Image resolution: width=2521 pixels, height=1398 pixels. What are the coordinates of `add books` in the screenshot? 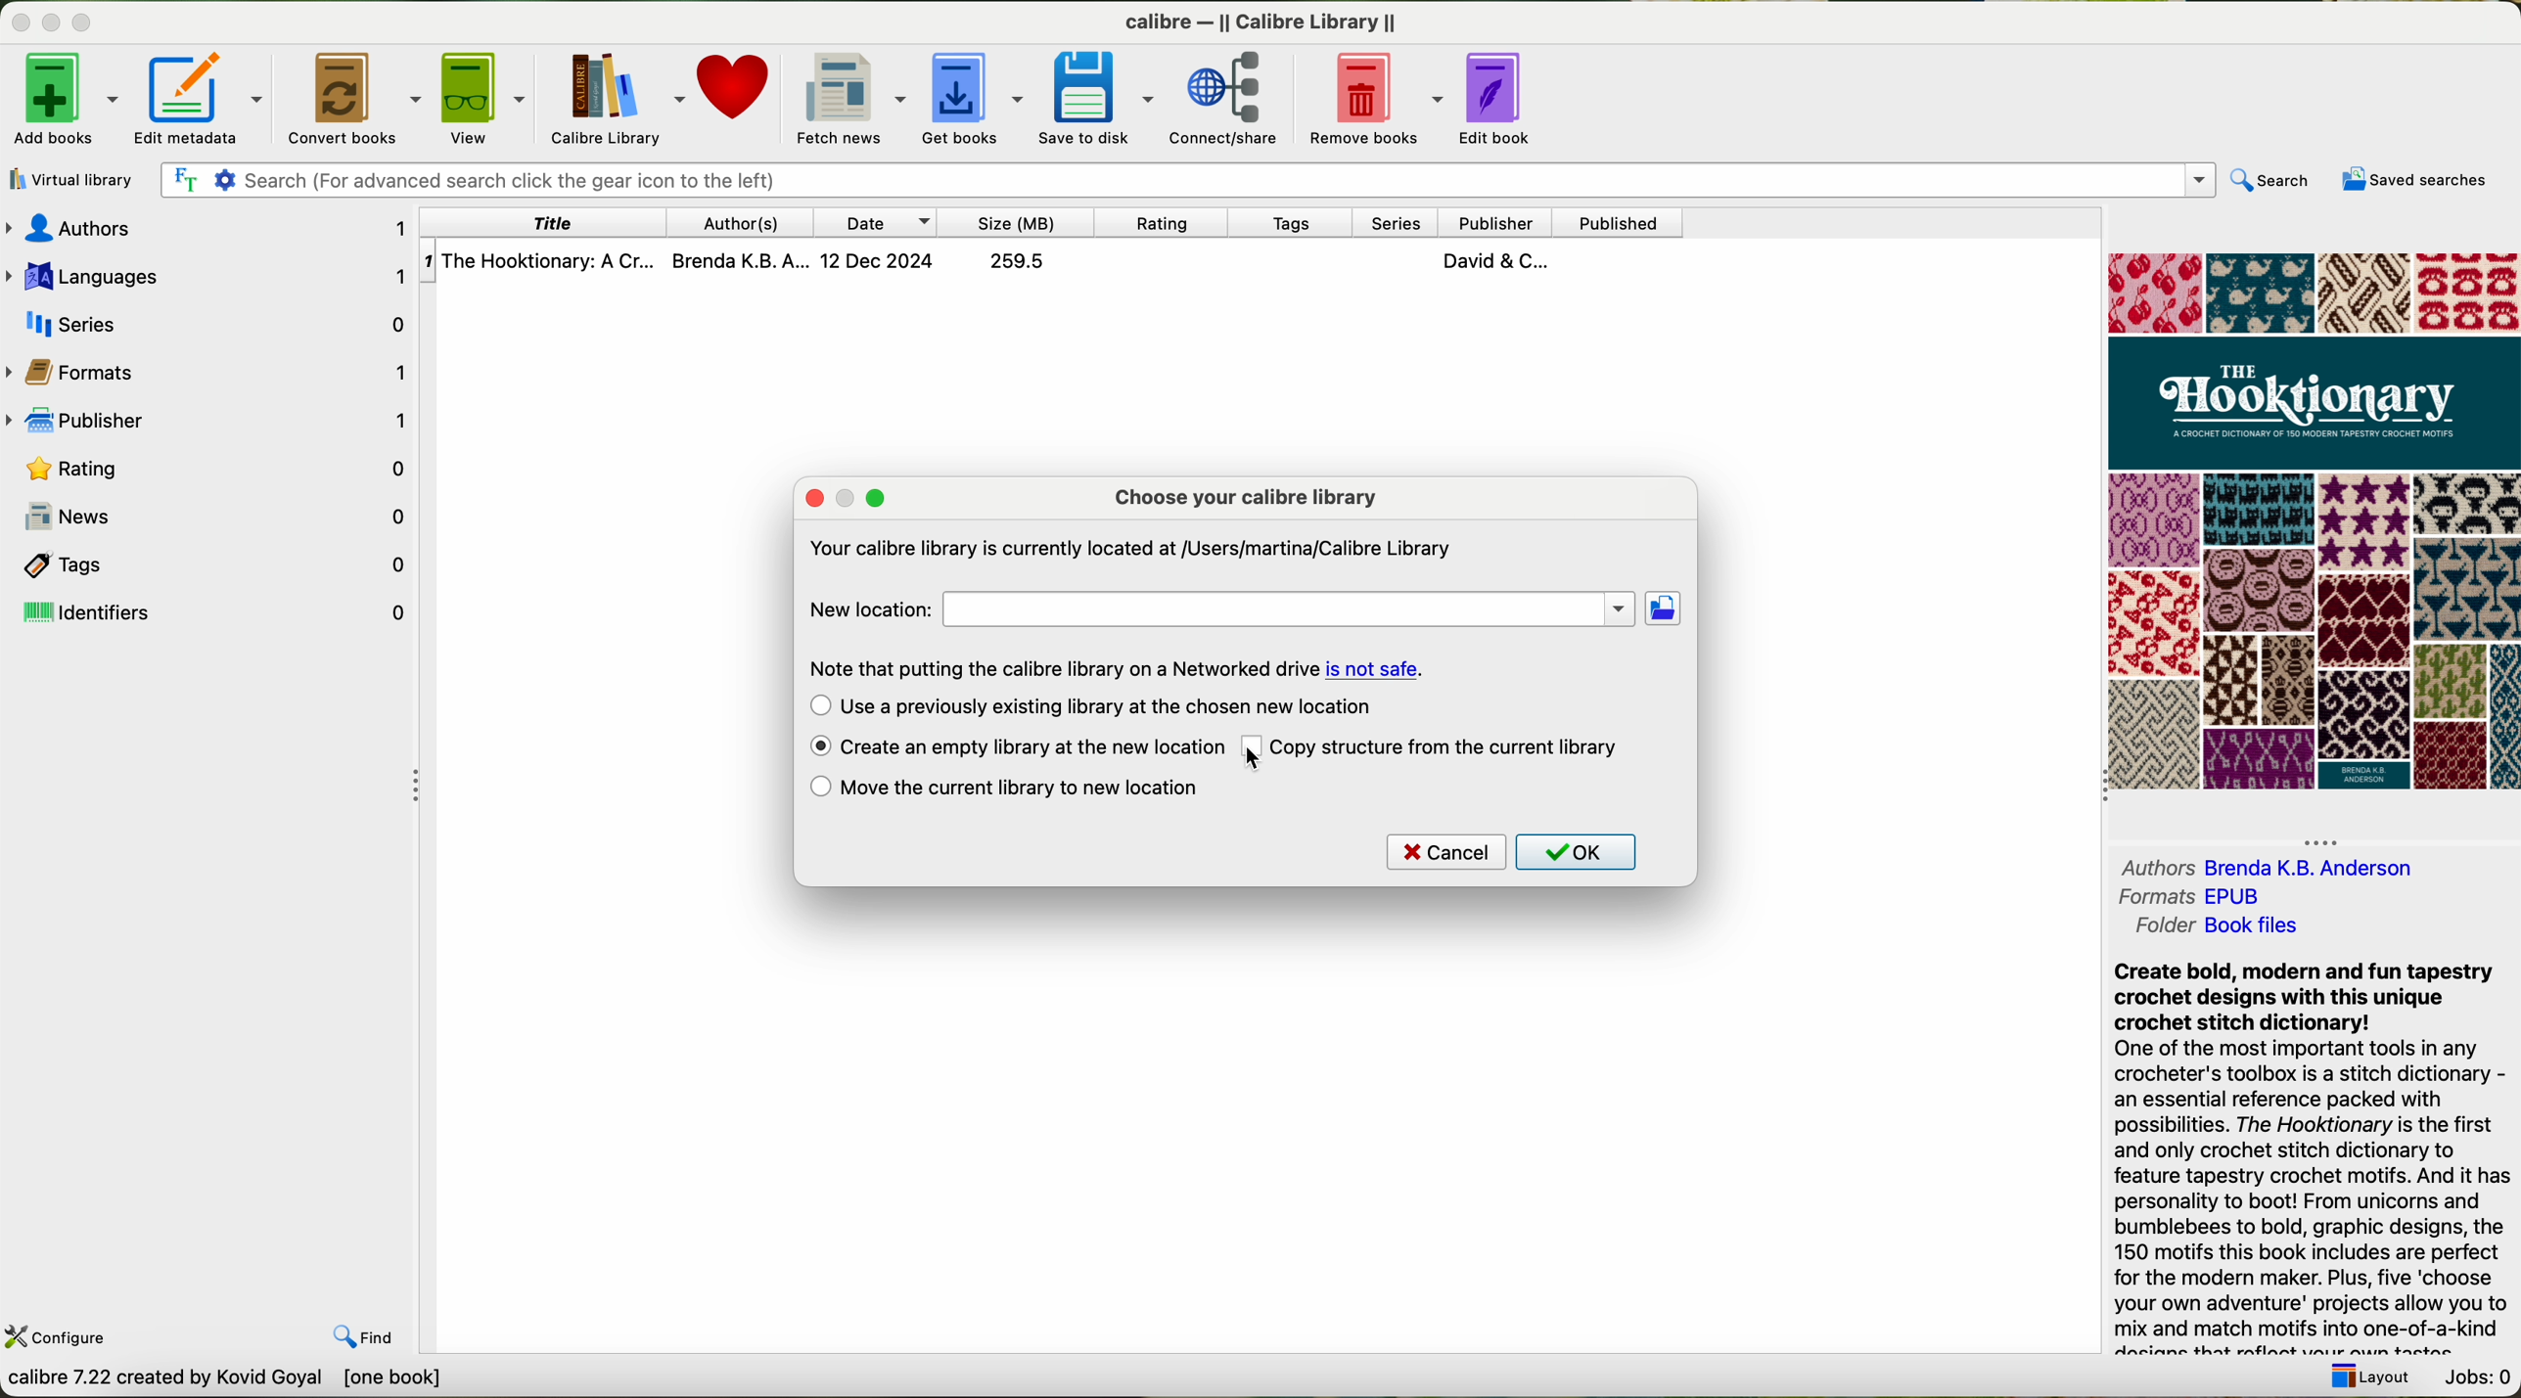 It's located at (62, 102).